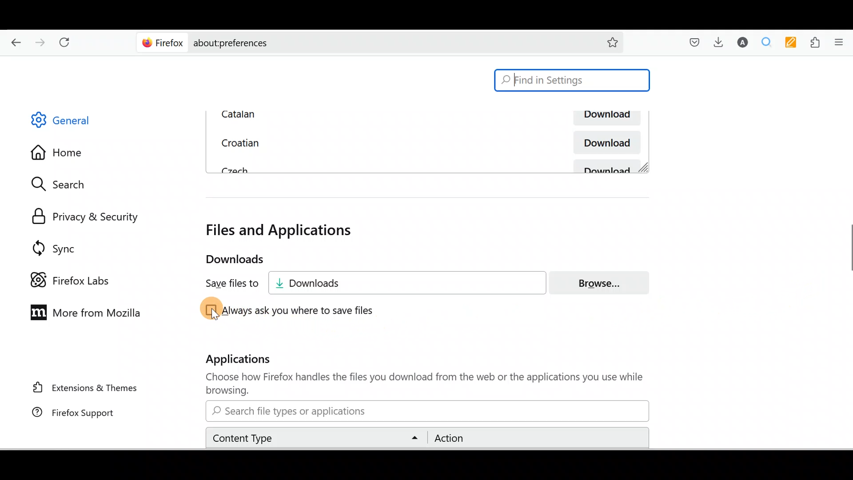 The width and height of the screenshot is (853, 480). I want to click on More from Mozilla, so click(87, 314).